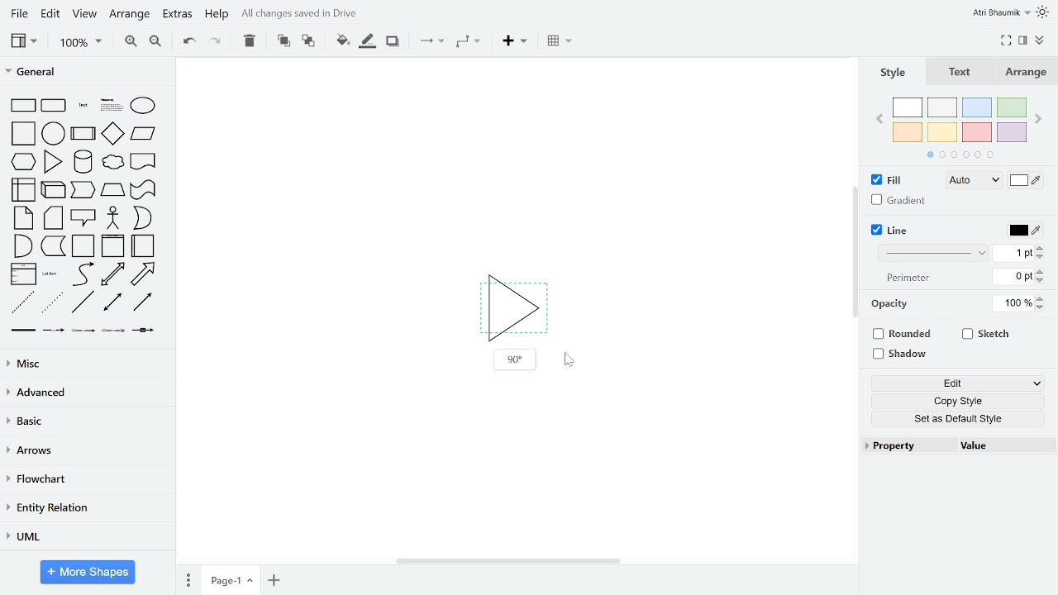  Describe the element at coordinates (21, 106) in the screenshot. I see `rectangle` at that location.